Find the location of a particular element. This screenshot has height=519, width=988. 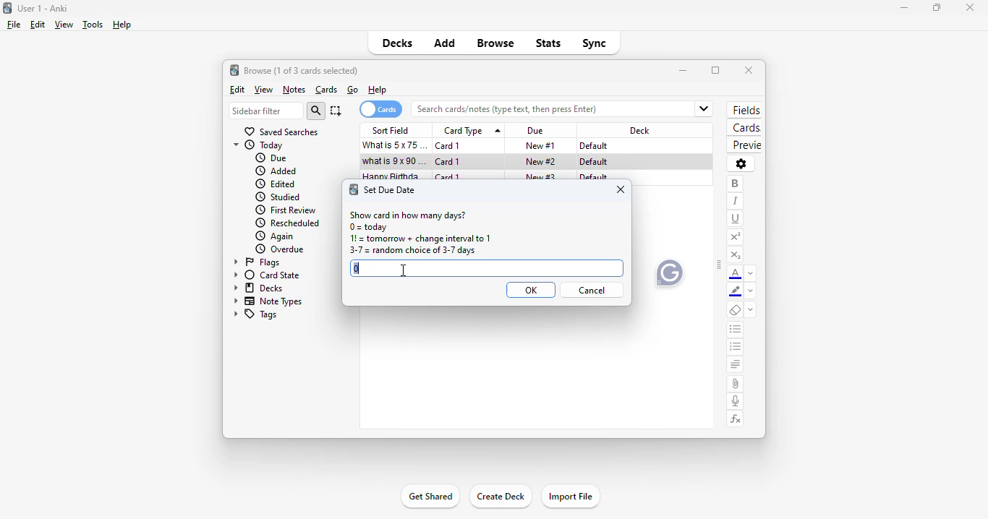

new #1 is located at coordinates (541, 146).